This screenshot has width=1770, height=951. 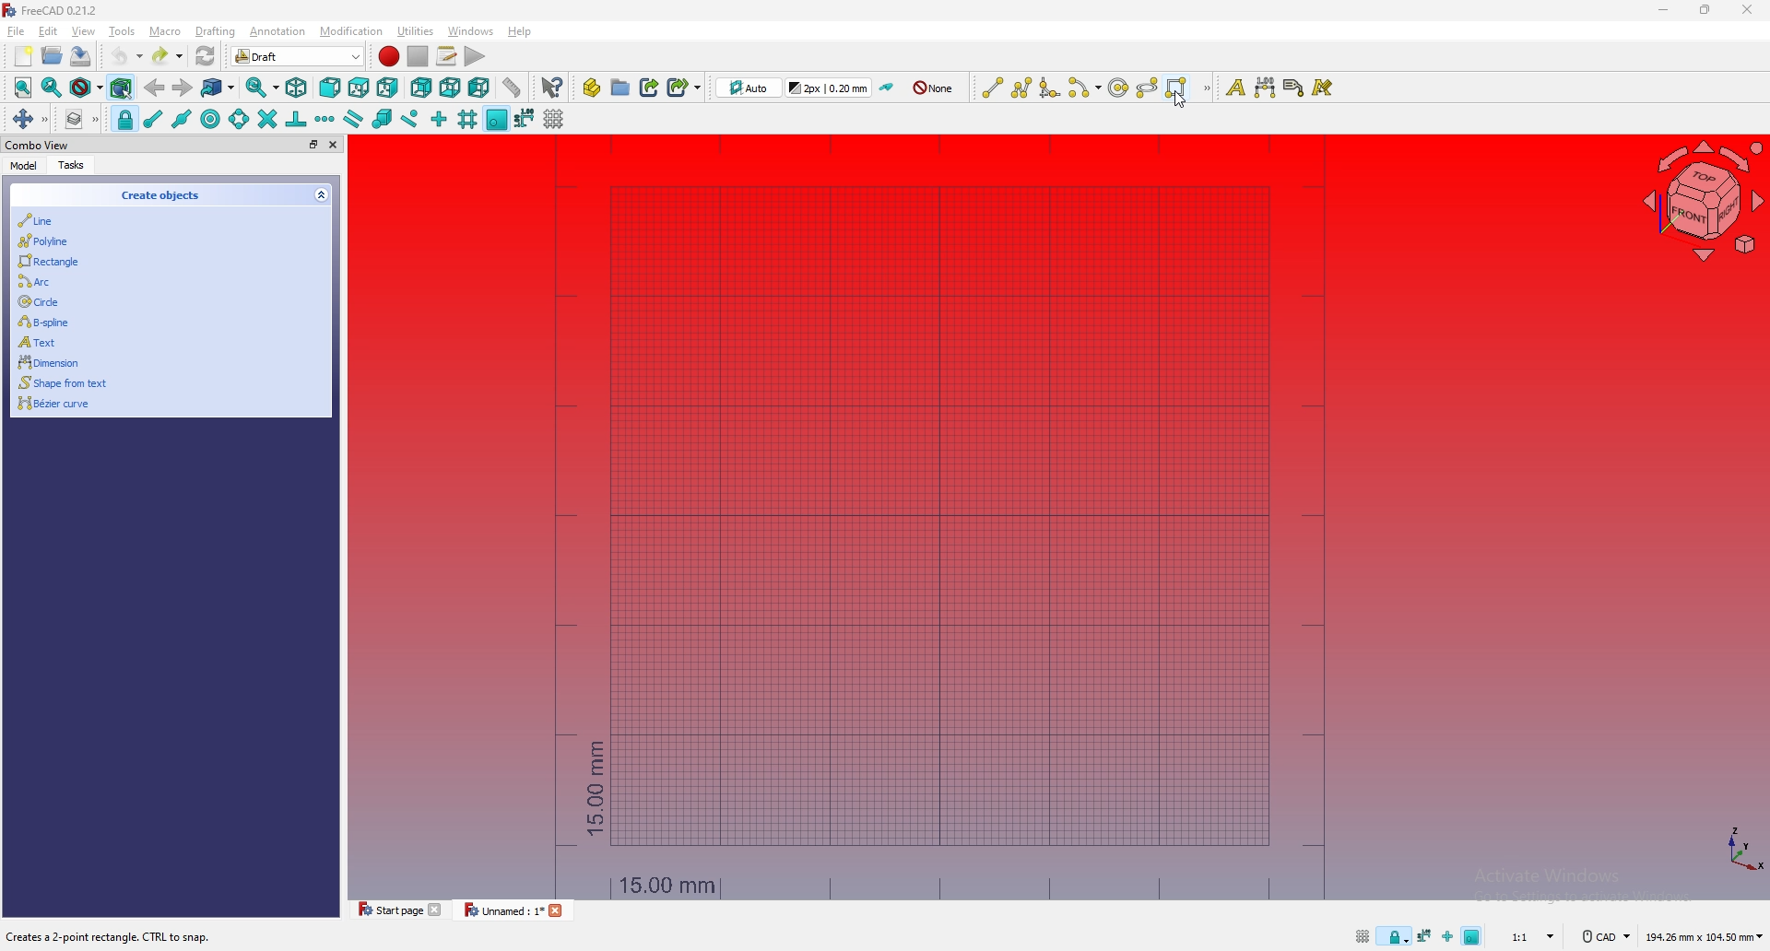 I want to click on circle, so click(x=1117, y=87).